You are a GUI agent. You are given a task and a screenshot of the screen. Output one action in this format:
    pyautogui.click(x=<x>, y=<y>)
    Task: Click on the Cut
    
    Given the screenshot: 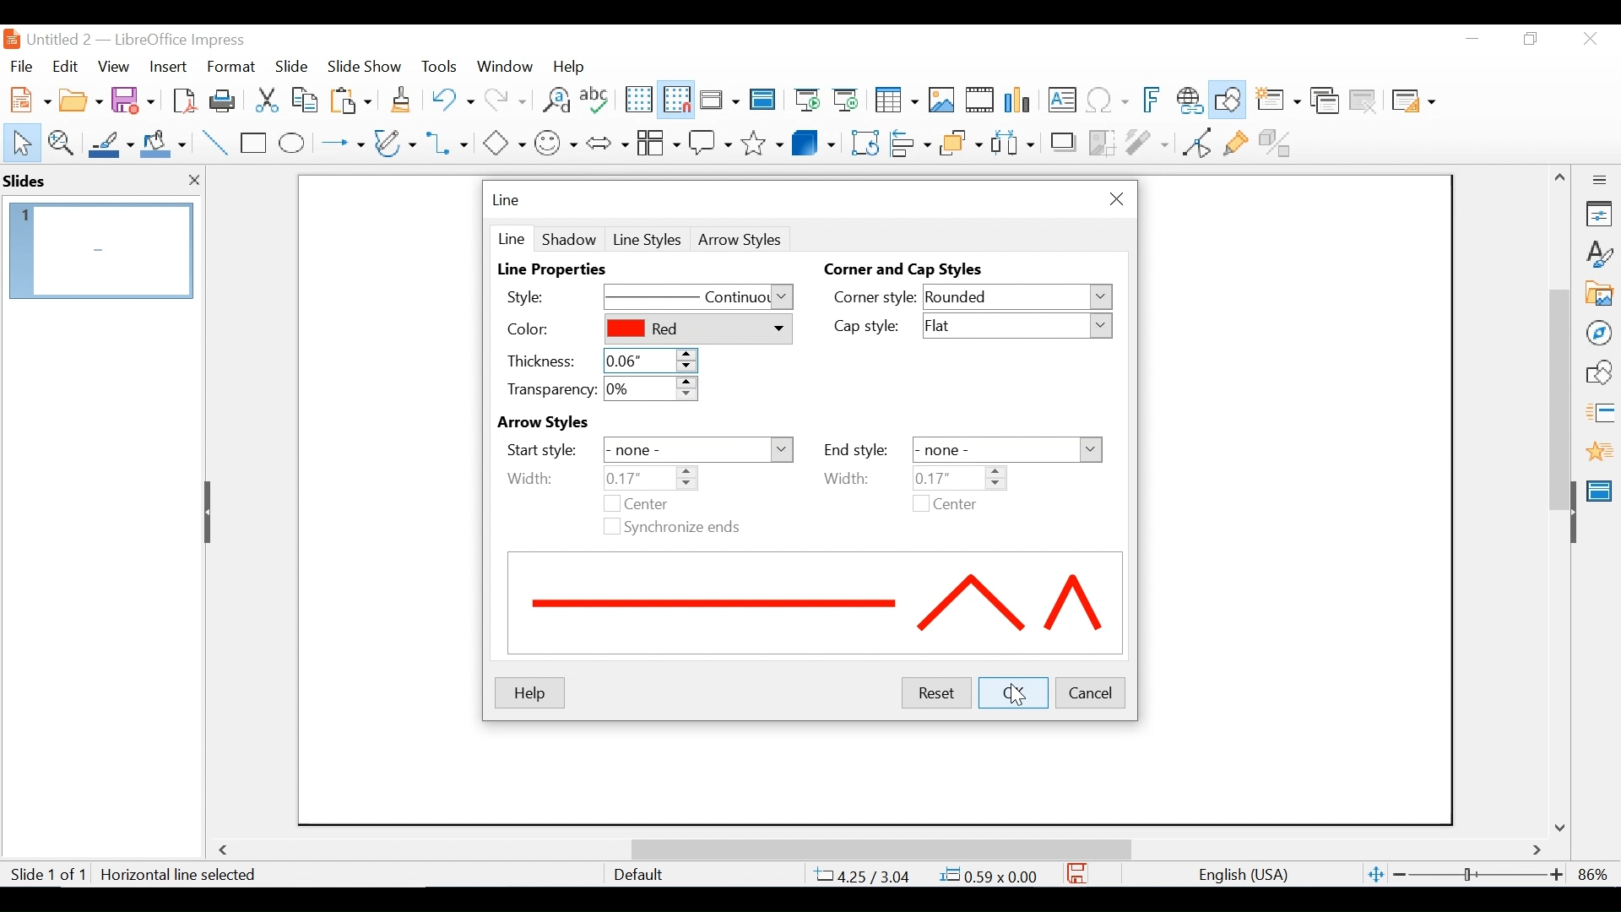 What is the action you would take?
    pyautogui.click(x=265, y=100)
    